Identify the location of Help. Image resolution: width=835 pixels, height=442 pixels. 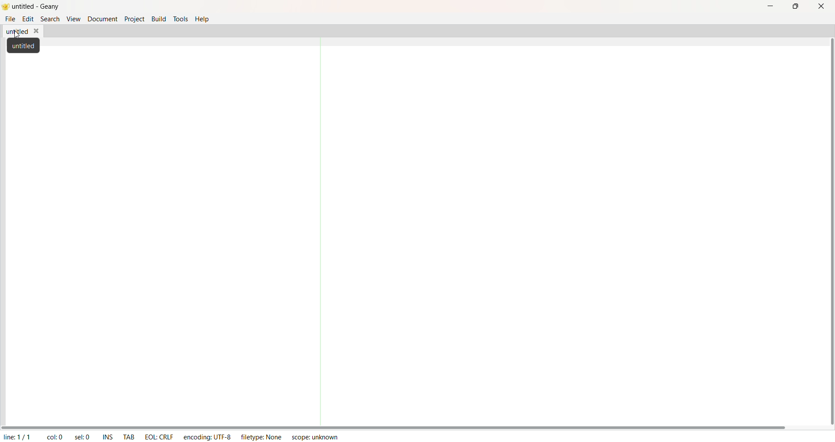
(203, 20).